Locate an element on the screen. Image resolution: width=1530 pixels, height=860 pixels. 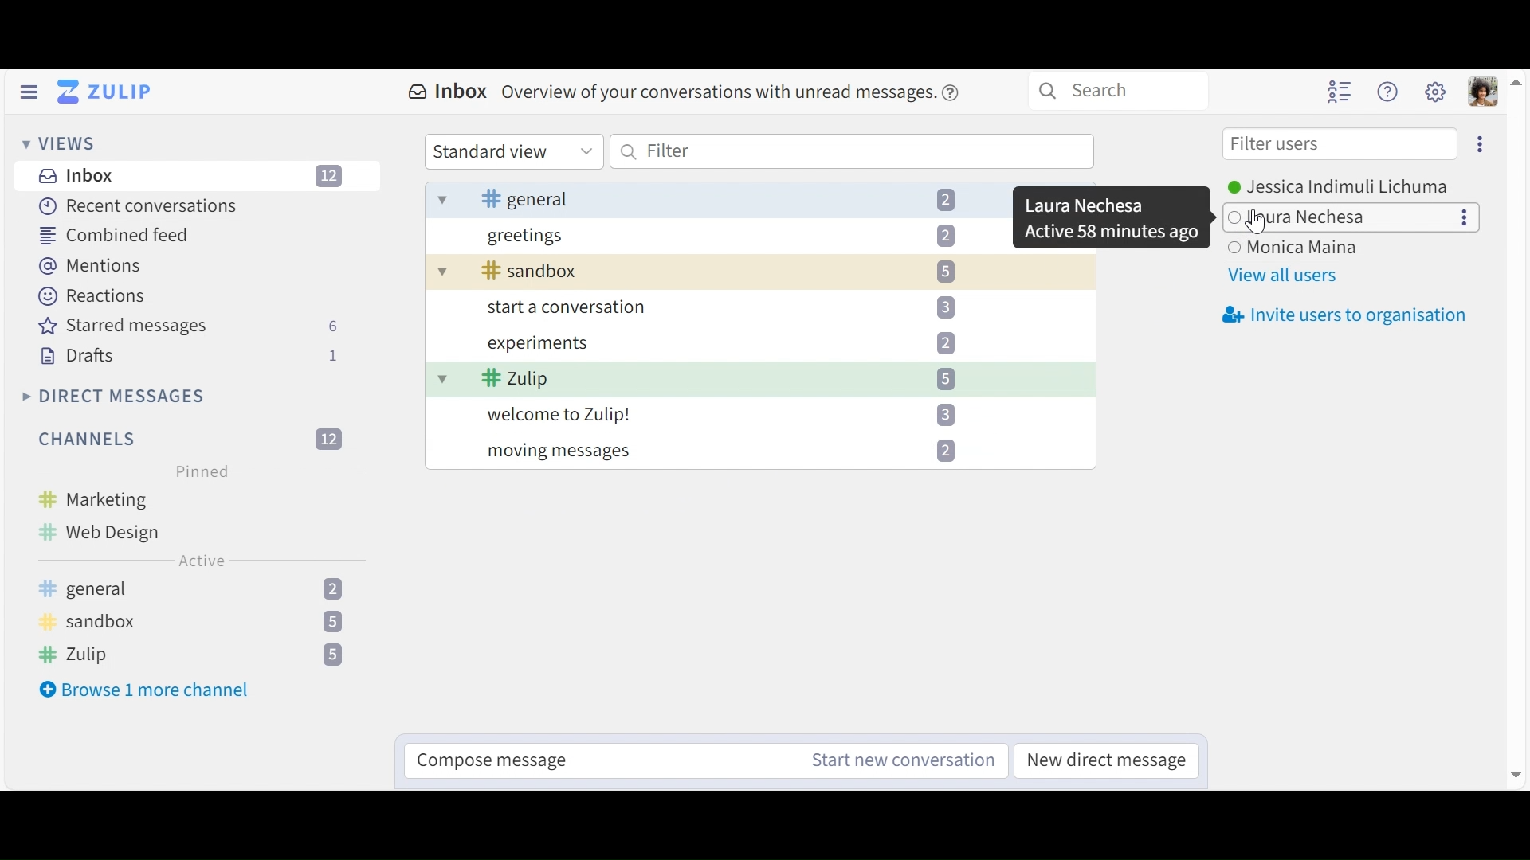
Start new conversation is located at coordinates (892, 759).